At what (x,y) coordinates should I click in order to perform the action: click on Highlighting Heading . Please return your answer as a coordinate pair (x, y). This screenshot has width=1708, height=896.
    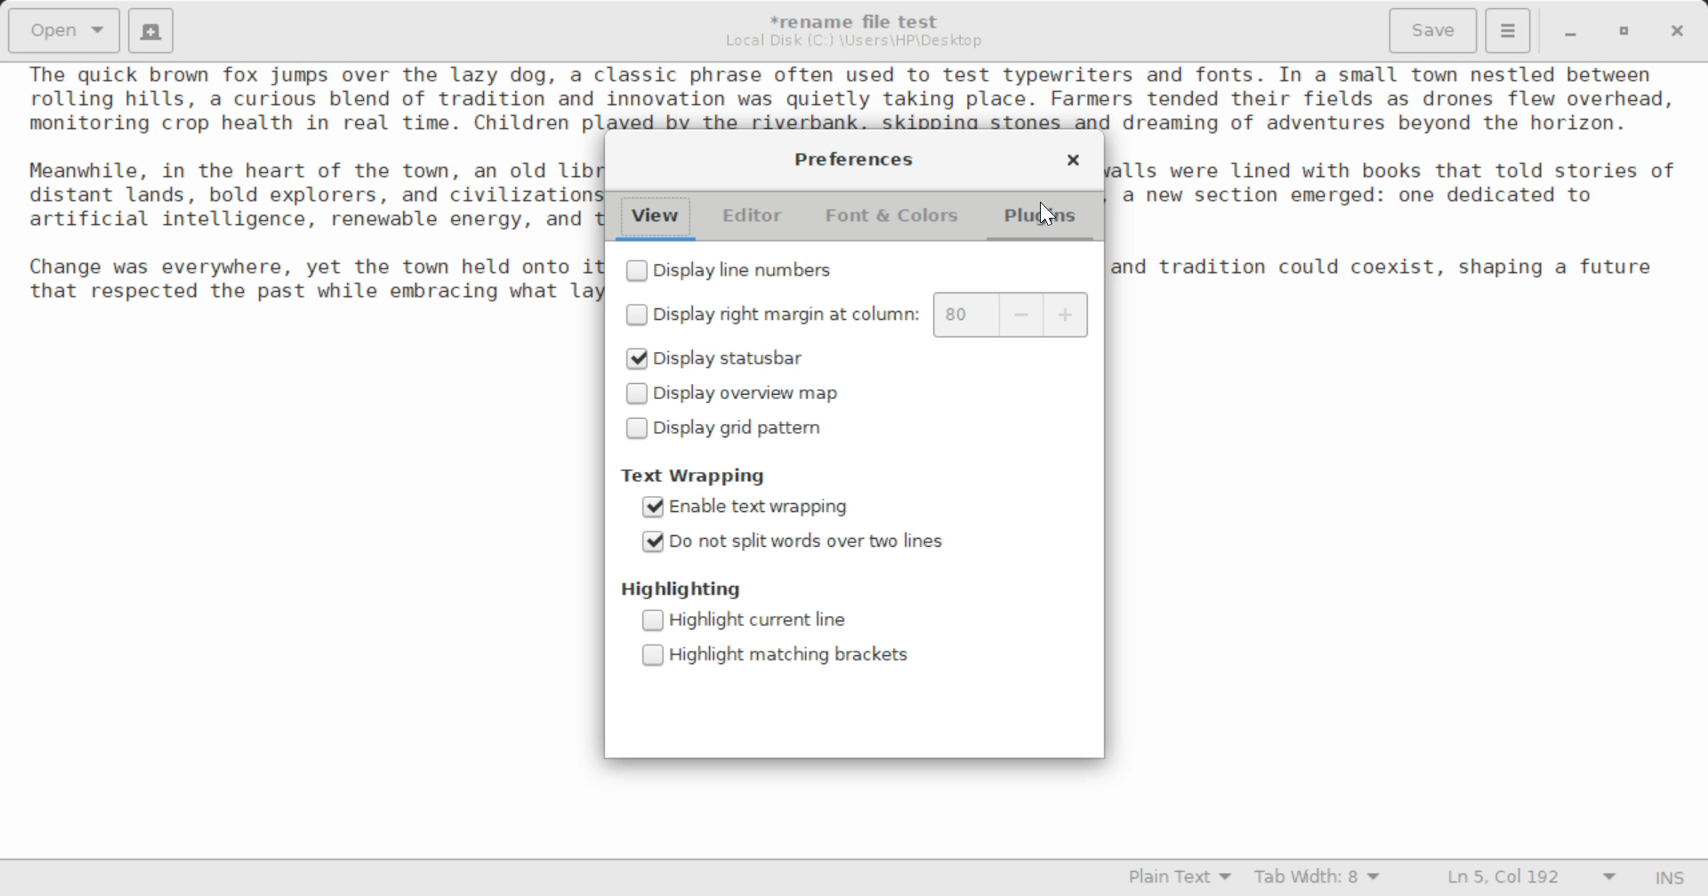
    Looking at the image, I should click on (682, 588).